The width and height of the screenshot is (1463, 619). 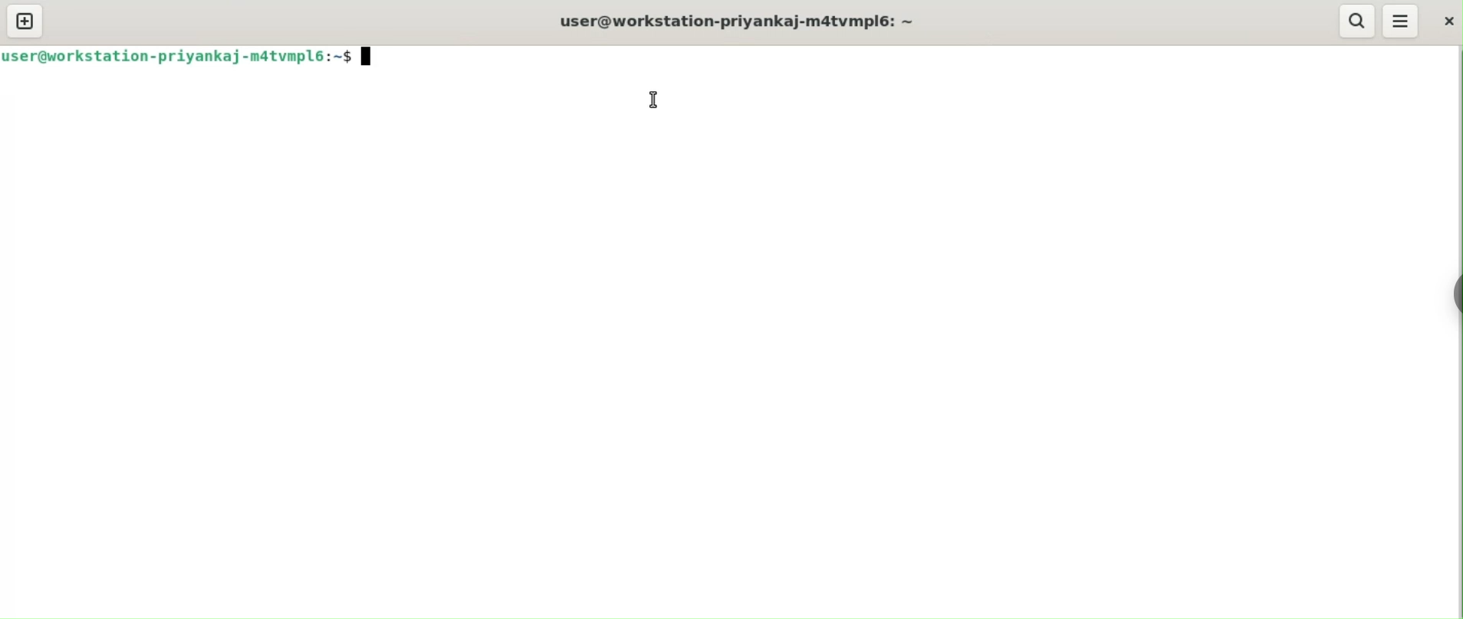 What do you see at coordinates (1402, 21) in the screenshot?
I see `menu` at bounding box center [1402, 21].